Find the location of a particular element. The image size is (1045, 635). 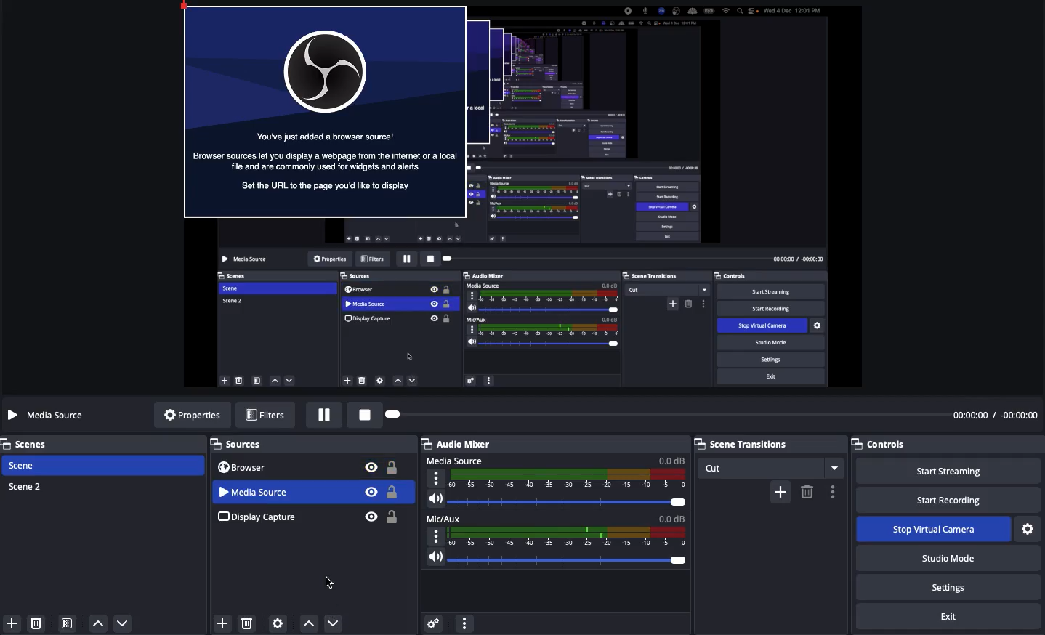

Add is located at coordinates (780, 493).